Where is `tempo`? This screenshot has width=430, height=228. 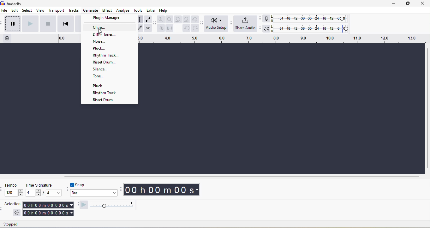
tempo is located at coordinates (11, 185).